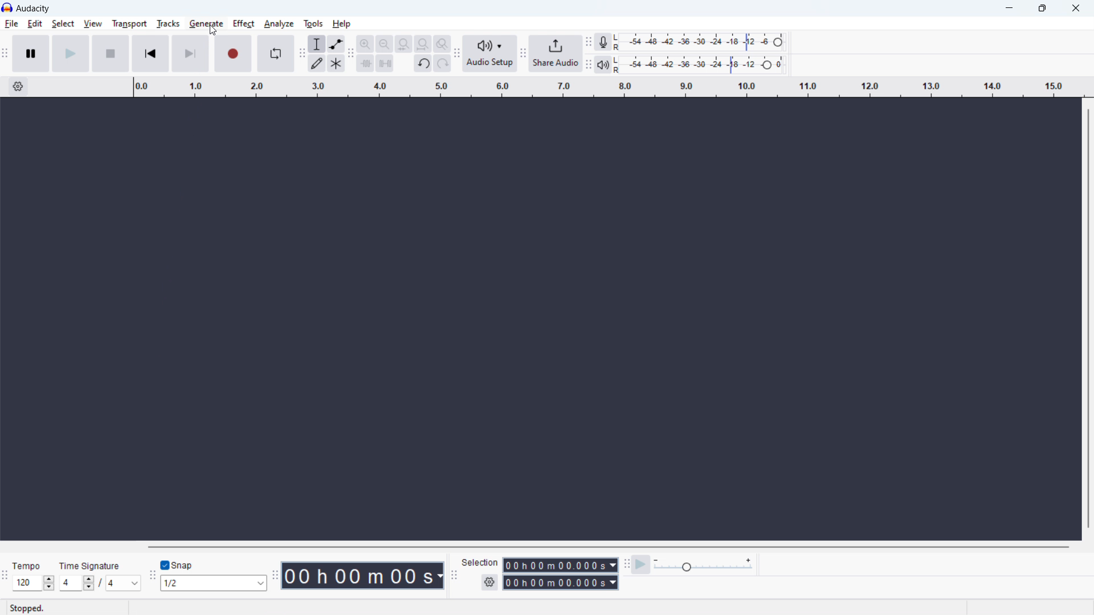 This screenshot has width=1094, height=615. I want to click on audio setup toolbar, so click(456, 53).